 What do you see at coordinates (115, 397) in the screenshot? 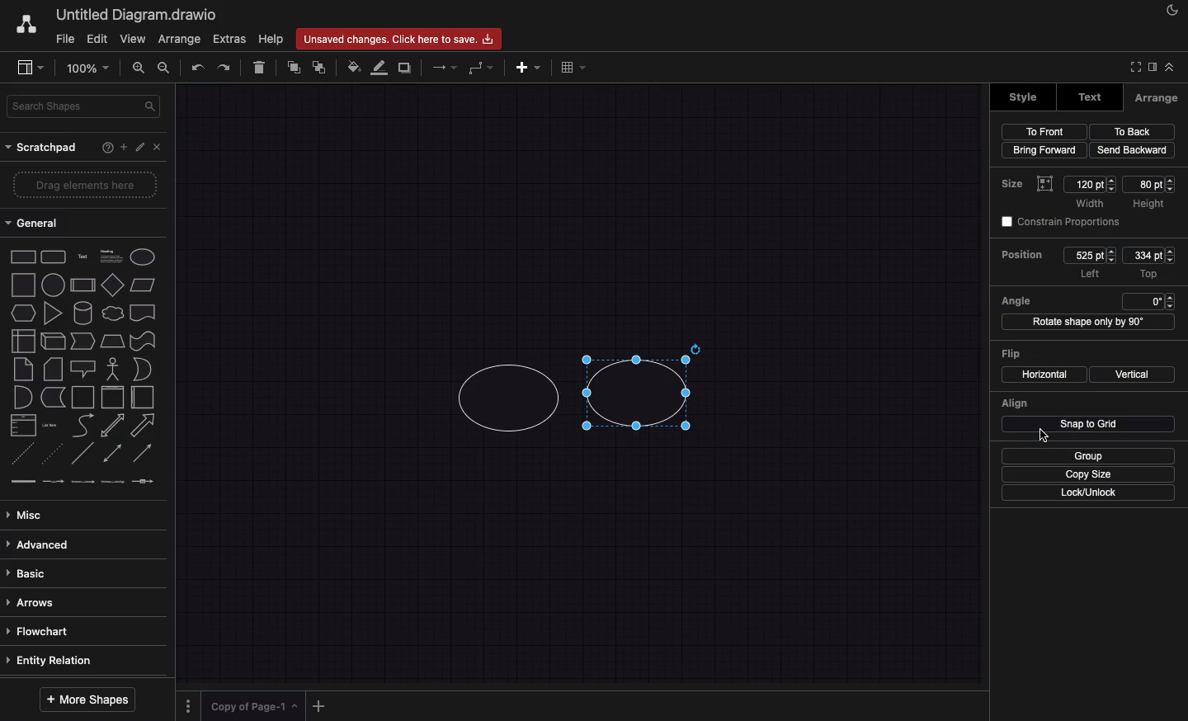
I see `vertical container` at bounding box center [115, 397].